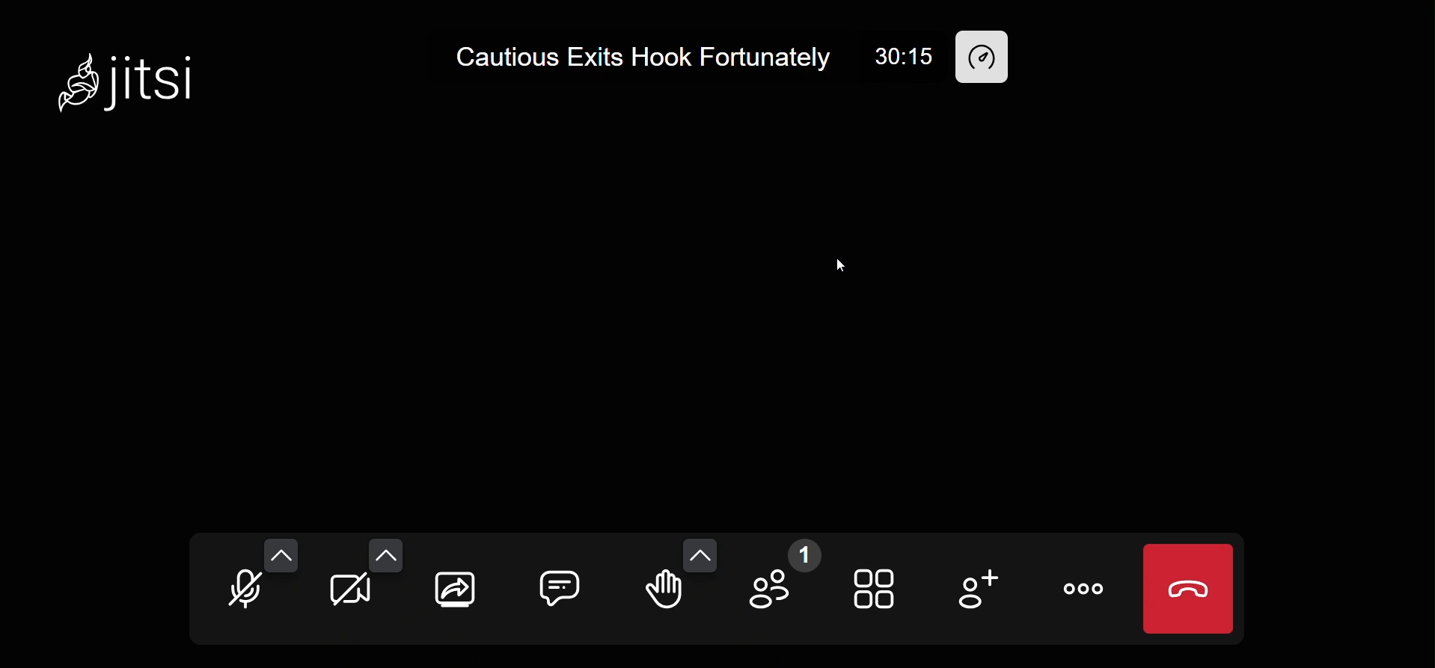  Describe the element at coordinates (387, 554) in the screenshot. I see `more camera option` at that location.